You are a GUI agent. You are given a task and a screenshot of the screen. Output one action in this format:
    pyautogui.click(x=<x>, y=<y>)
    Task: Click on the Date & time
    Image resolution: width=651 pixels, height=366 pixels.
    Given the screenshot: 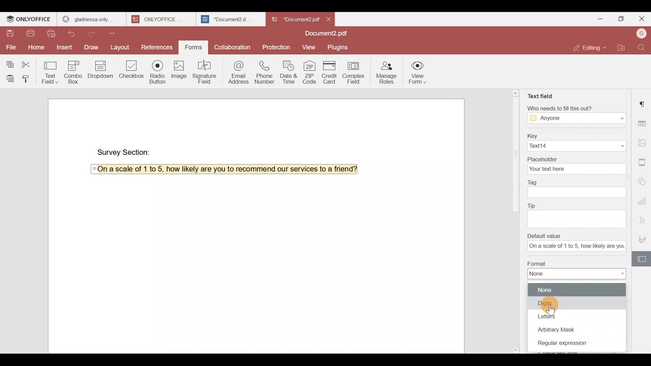 What is the action you would take?
    pyautogui.click(x=288, y=72)
    